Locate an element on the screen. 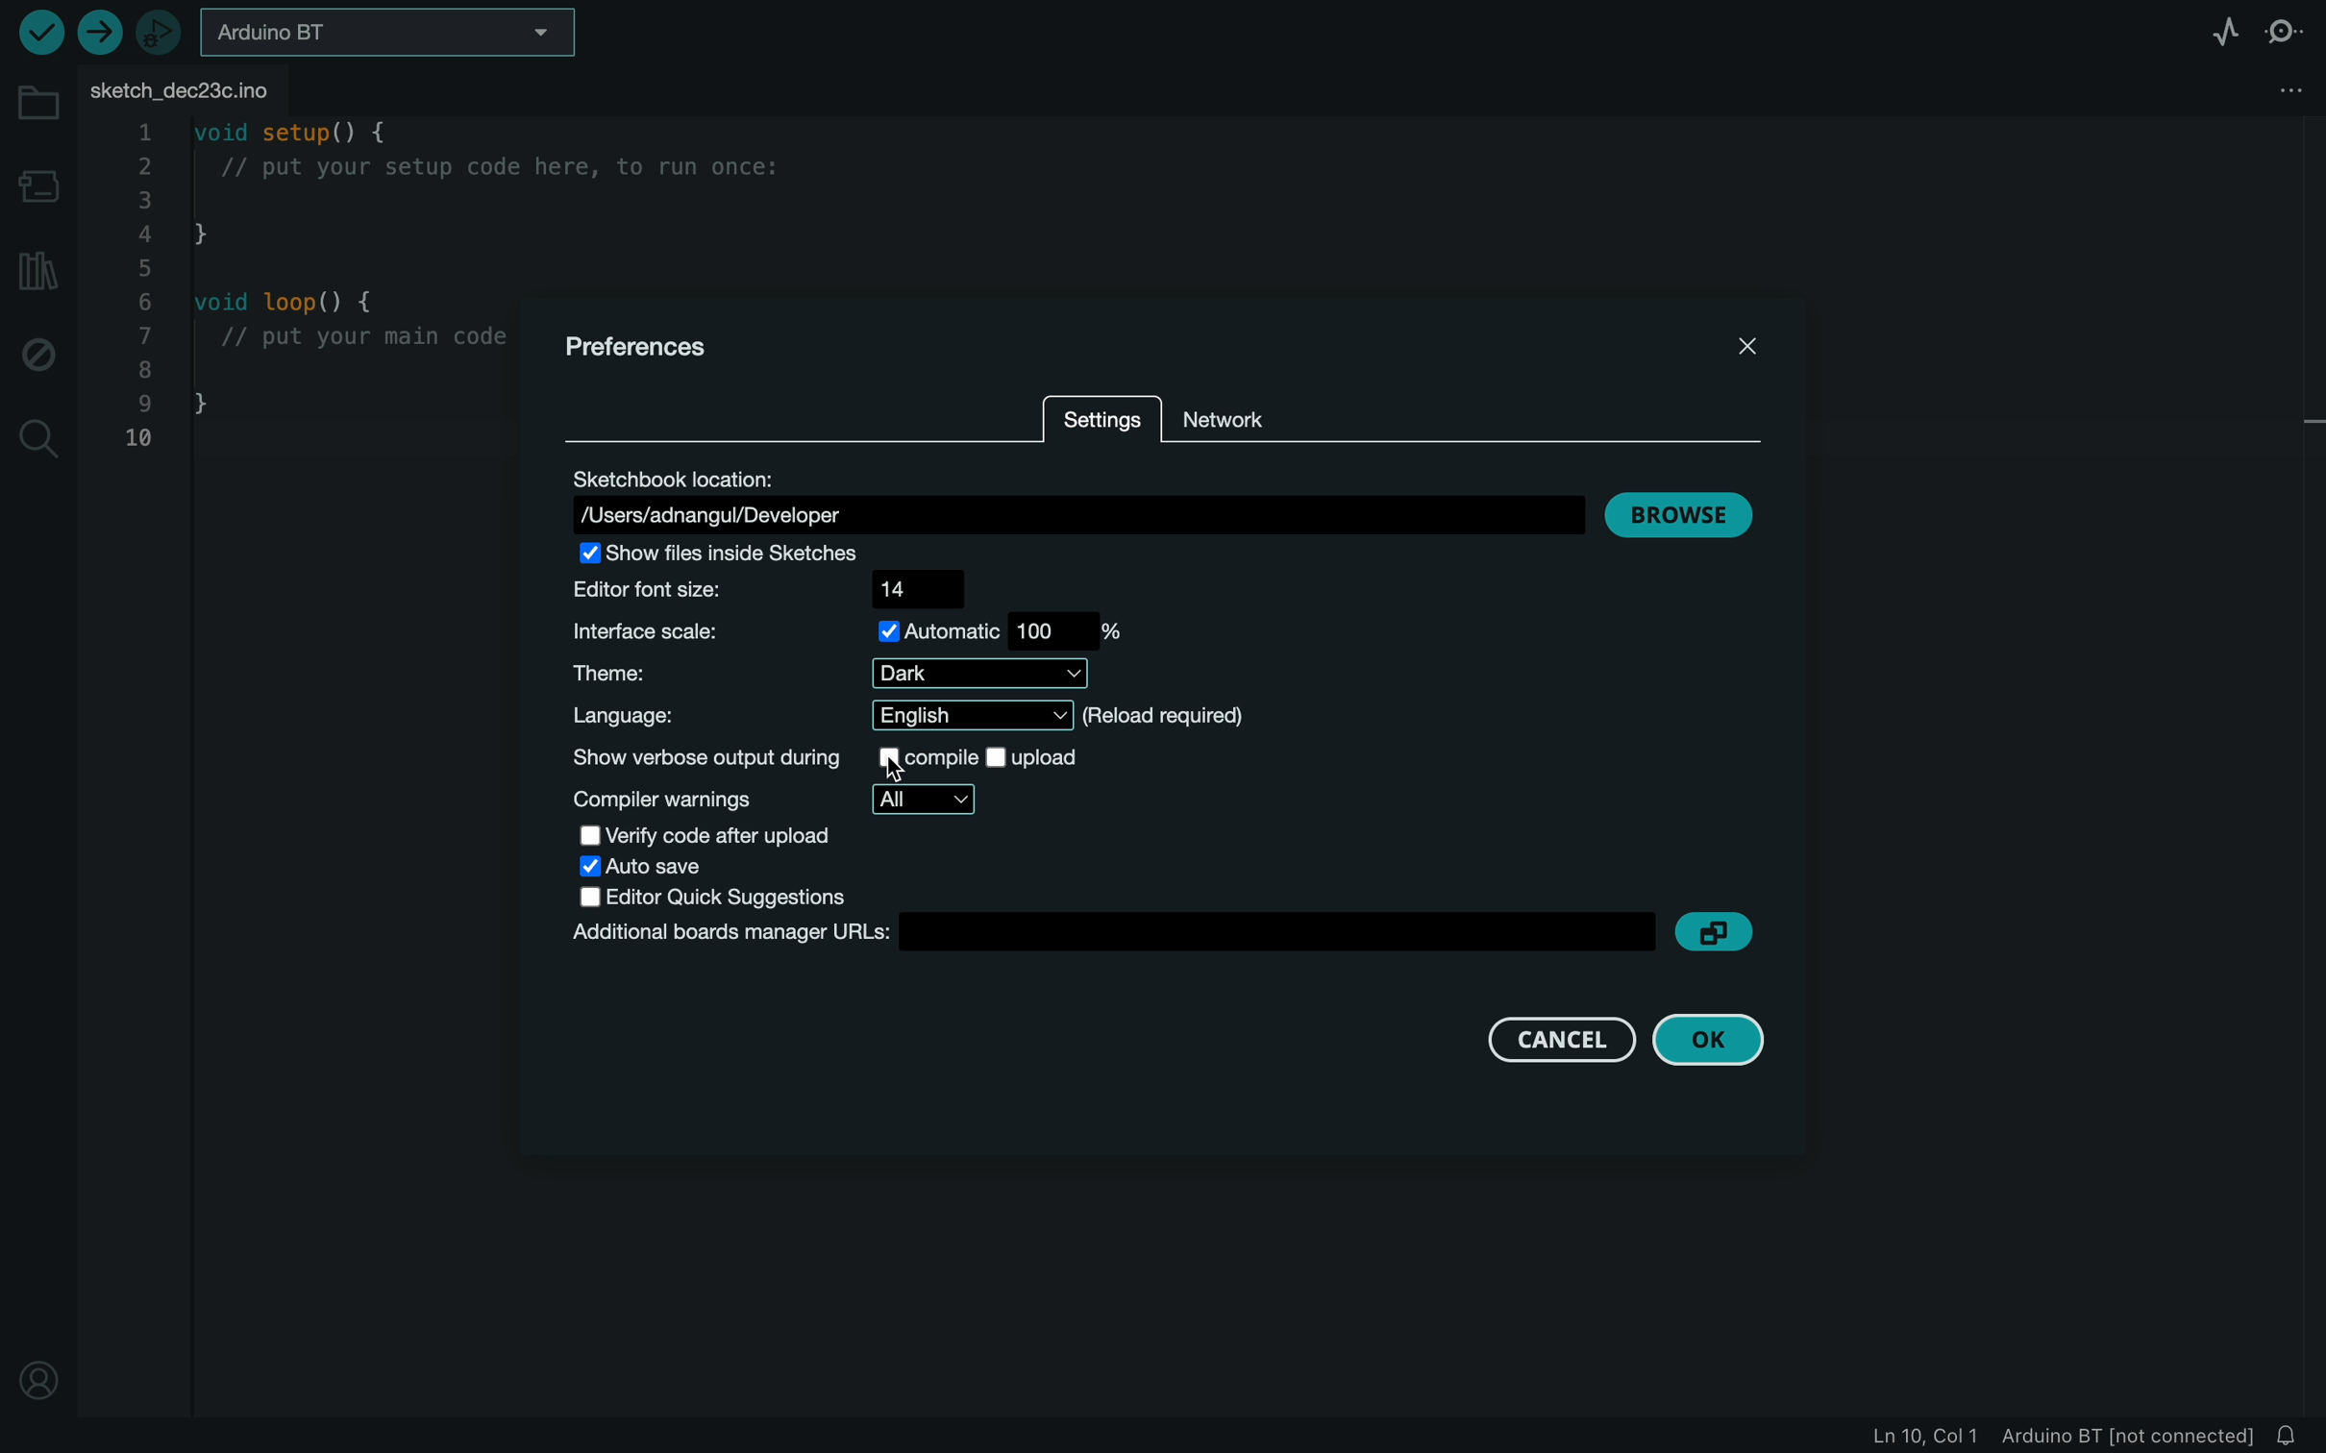 The width and height of the screenshot is (2326, 1453). debug is located at coordinates (39, 357).